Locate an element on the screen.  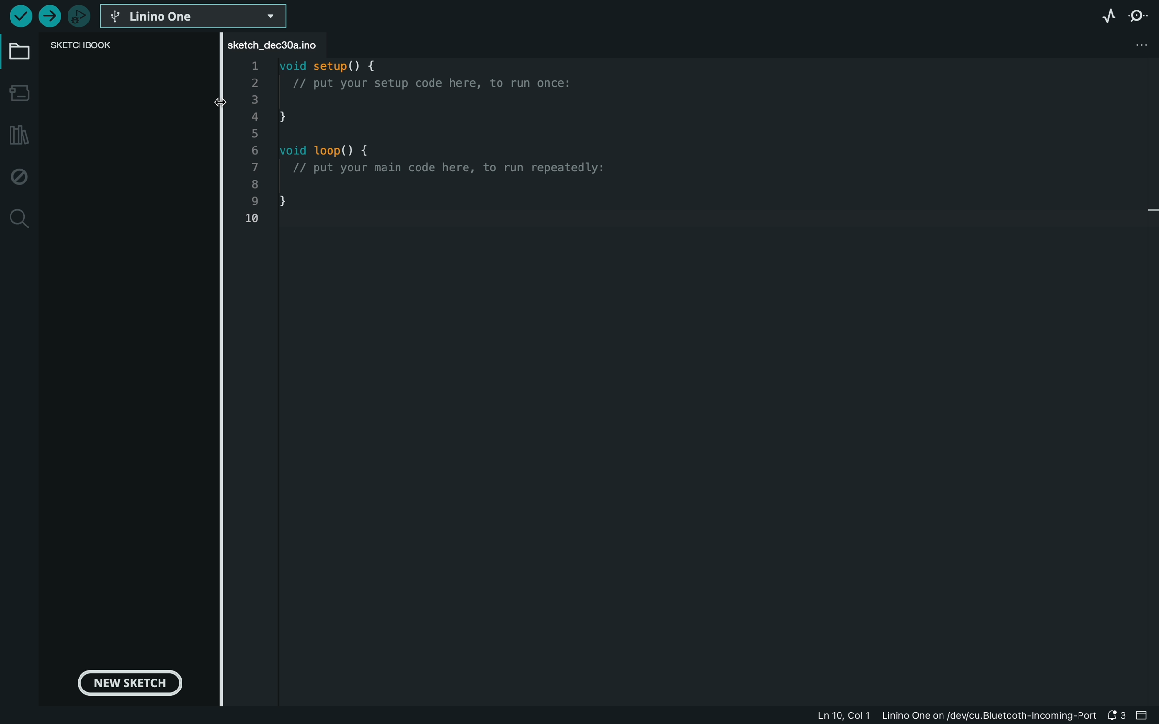
file tab is located at coordinates (288, 46).